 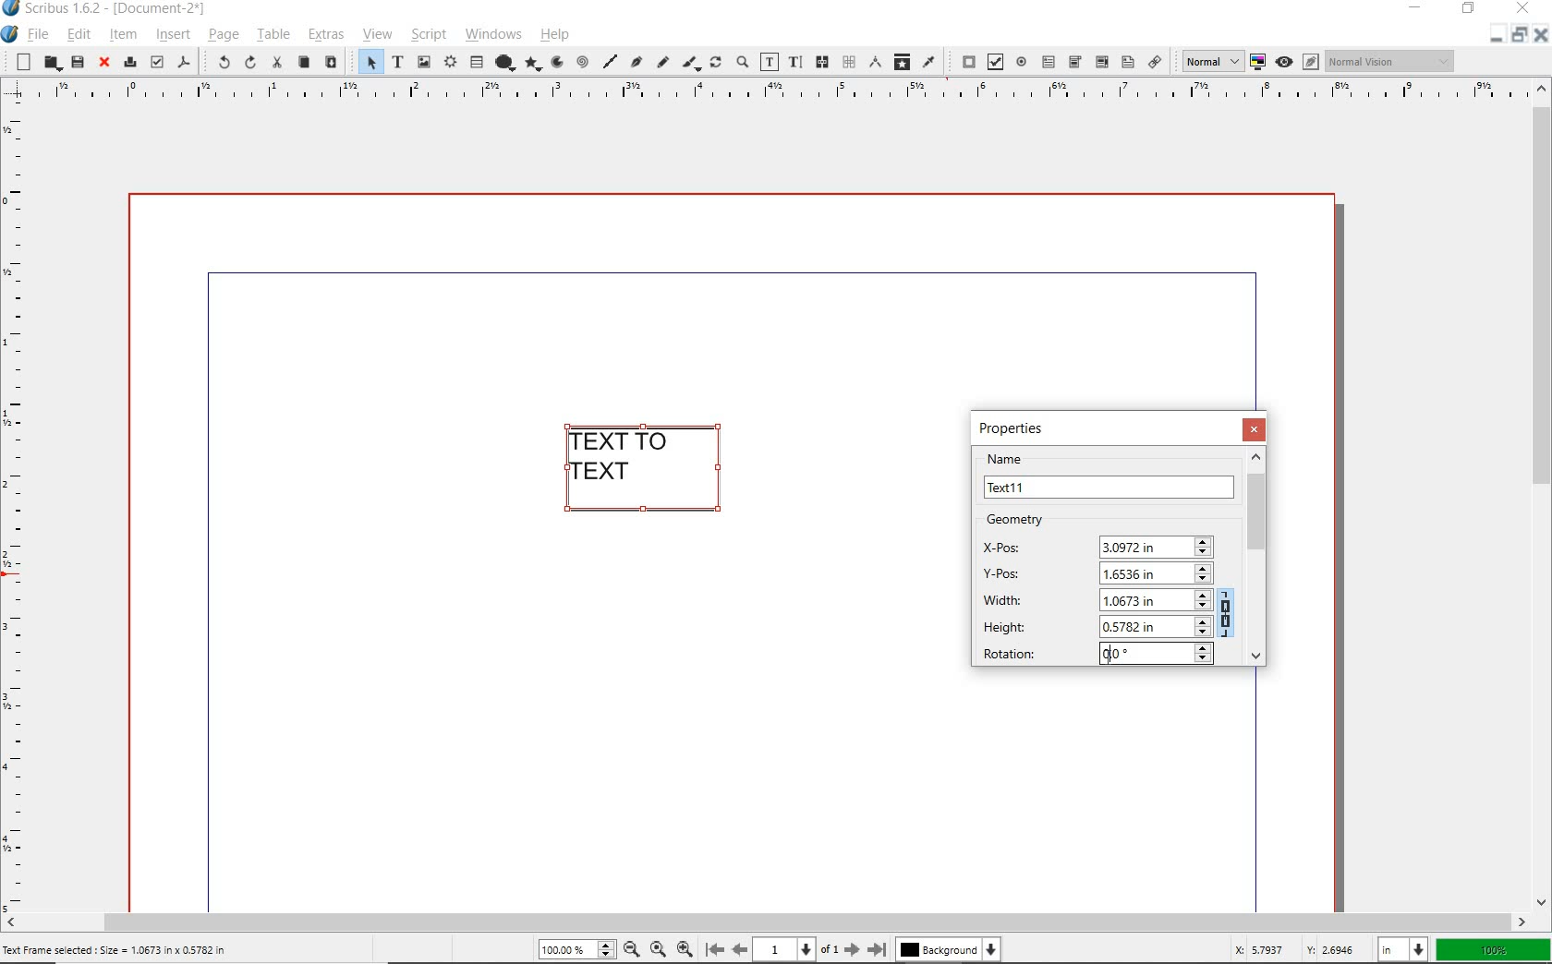 I want to click on link text frames, so click(x=822, y=62).